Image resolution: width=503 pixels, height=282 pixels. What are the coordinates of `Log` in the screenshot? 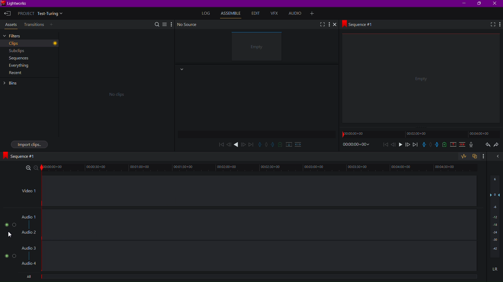 It's located at (206, 12).